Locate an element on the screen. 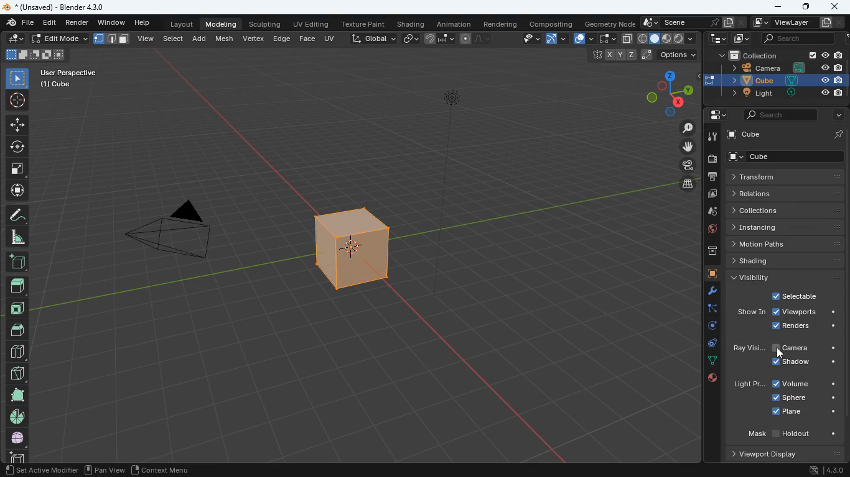 This screenshot has width=850, height=477. view is located at coordinates (146, 39).